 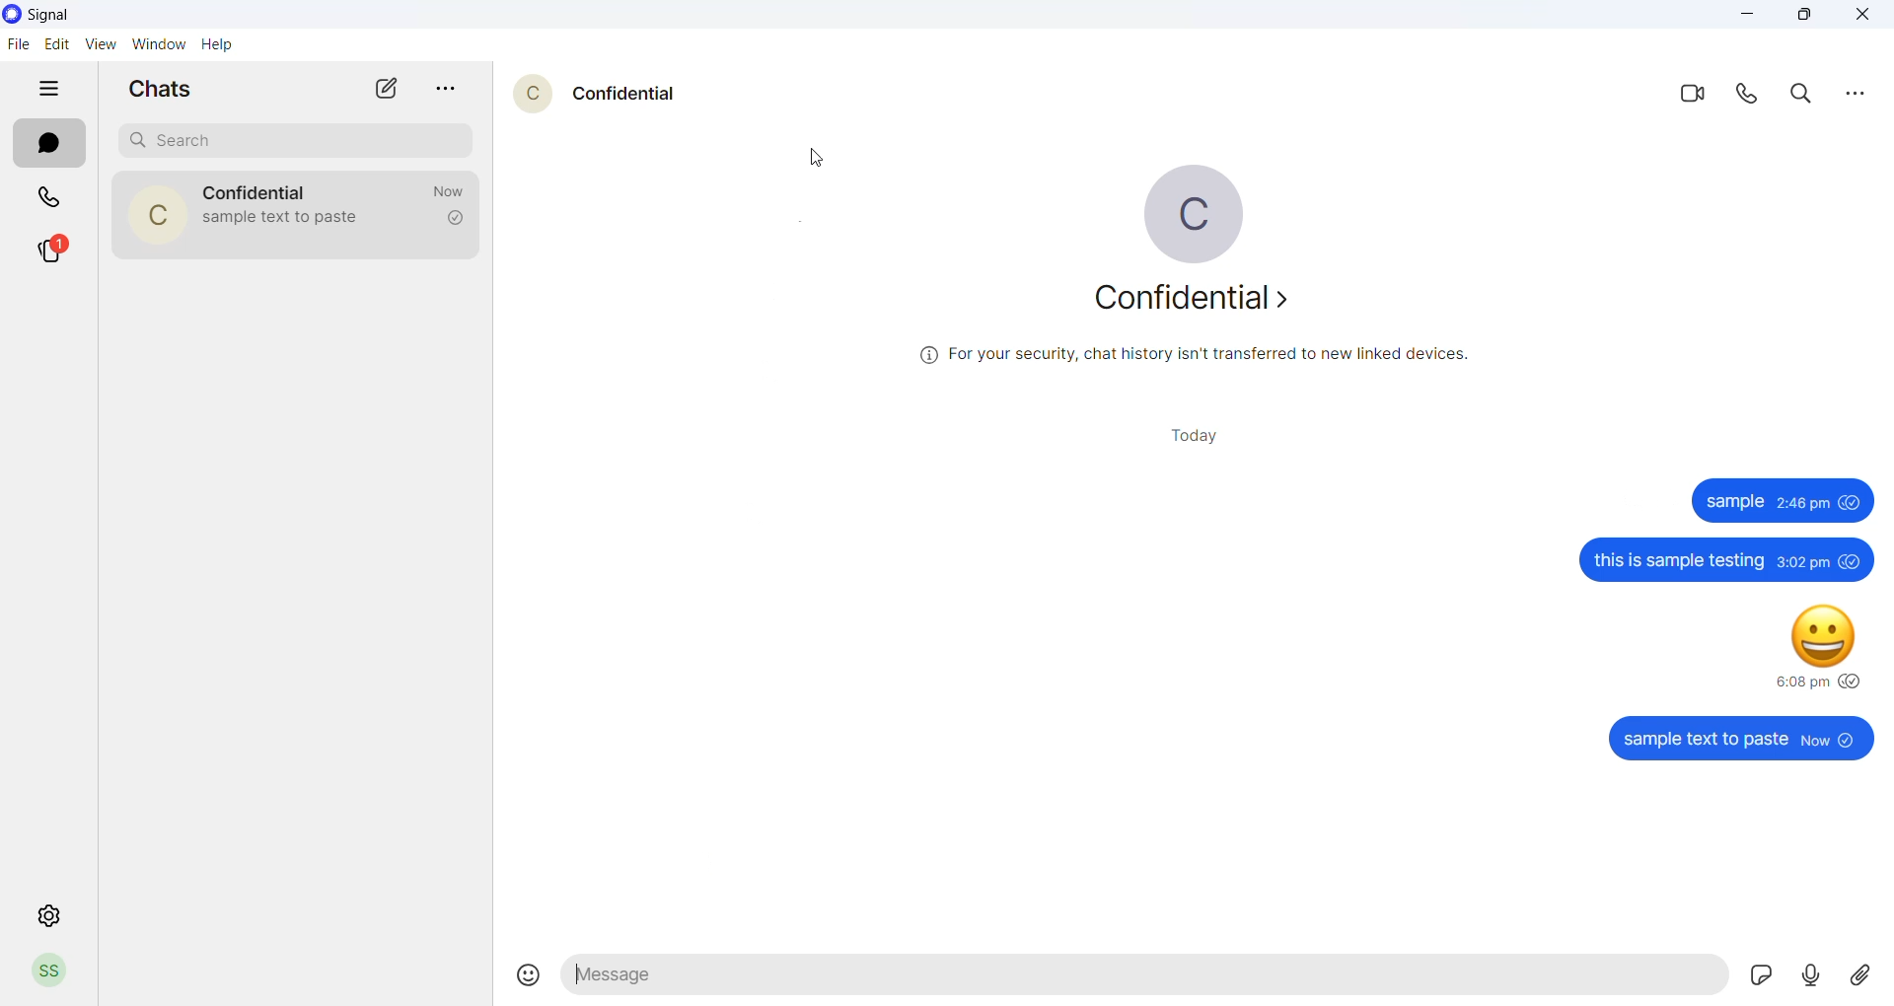 I want to click on read recipient, so click(x=458, y=219).